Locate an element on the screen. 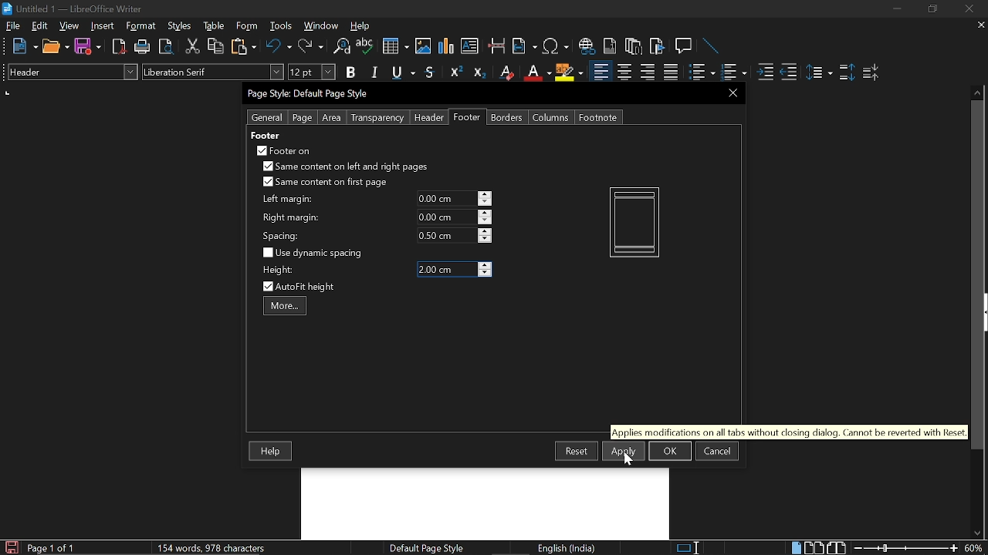  Line is located at coordinates (712, 47).